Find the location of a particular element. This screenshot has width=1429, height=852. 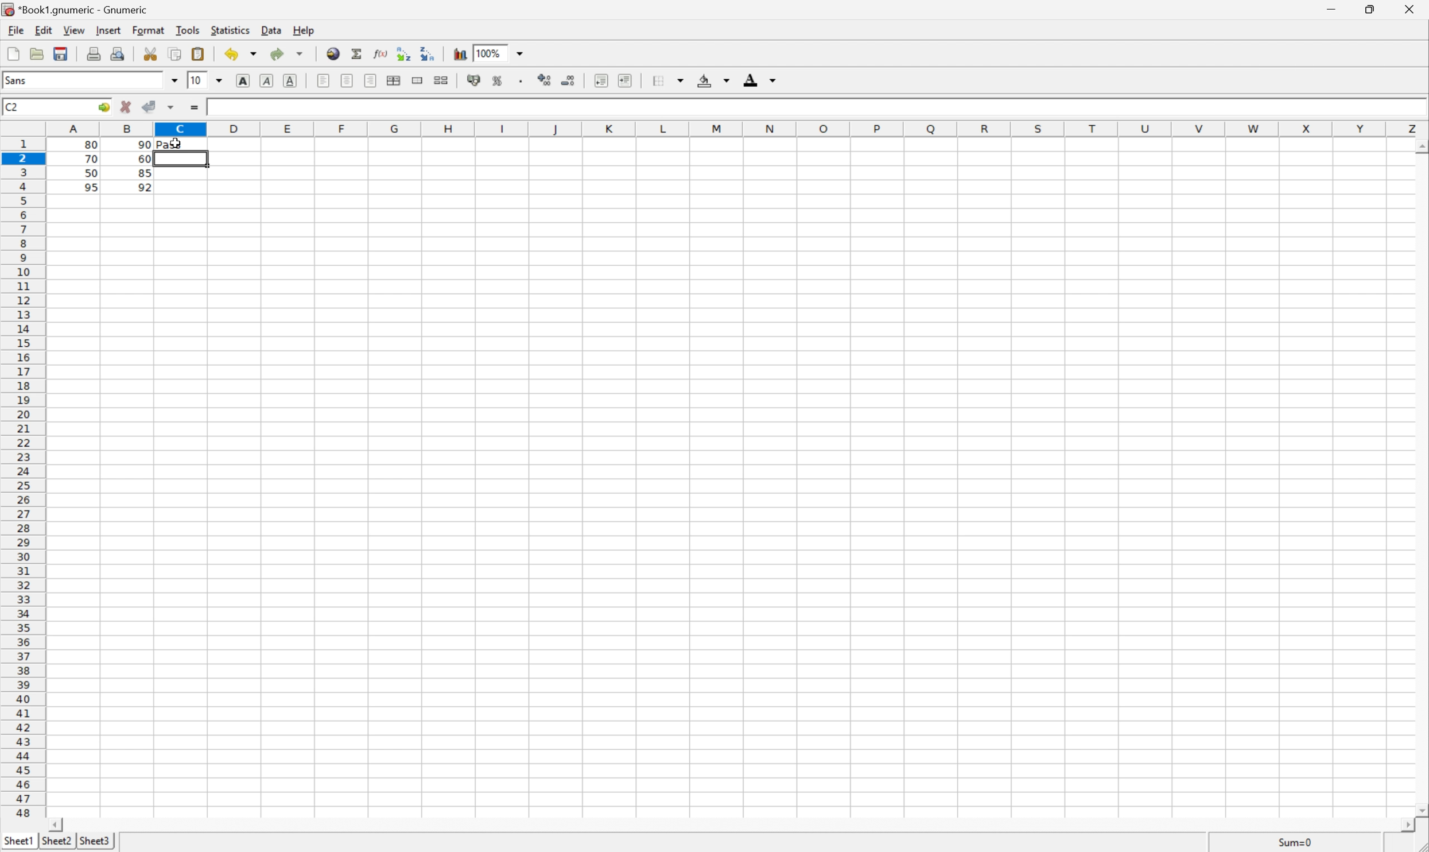

60 is located at coordinates (144, 158).